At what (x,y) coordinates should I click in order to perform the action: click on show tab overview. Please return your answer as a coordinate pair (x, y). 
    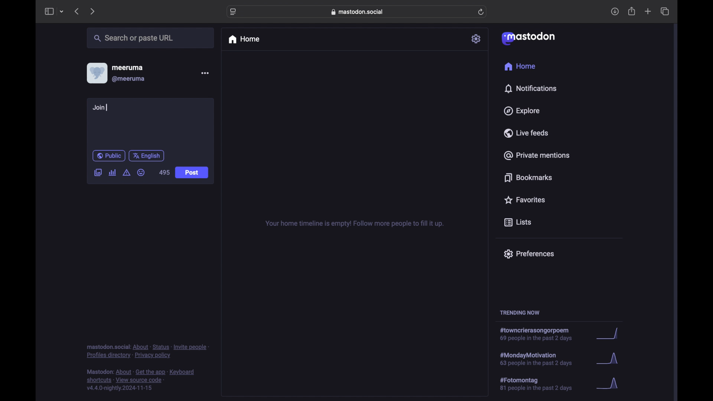
    Looking at the image, I should click on (665, 12).